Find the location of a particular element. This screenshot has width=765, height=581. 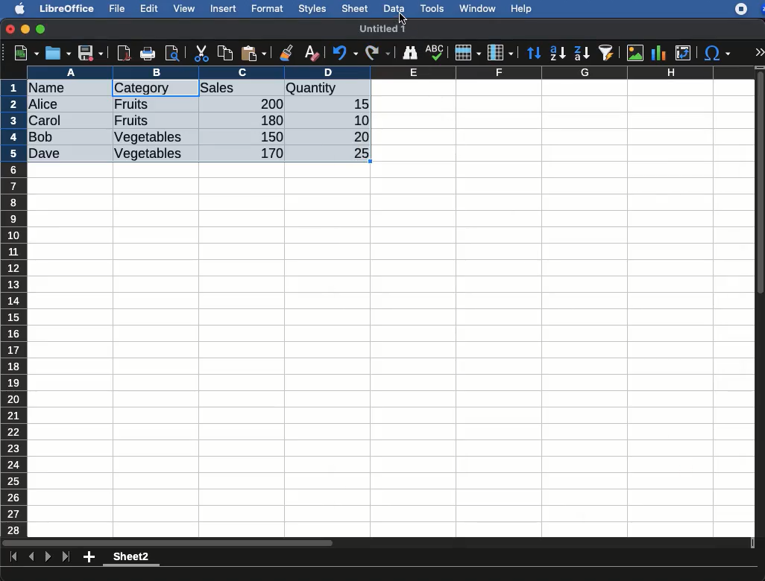

category is located at coordinates (142, 89).